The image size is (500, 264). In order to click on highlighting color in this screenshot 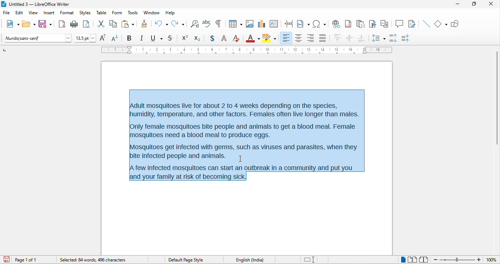, I will do `click(269, 38)`.